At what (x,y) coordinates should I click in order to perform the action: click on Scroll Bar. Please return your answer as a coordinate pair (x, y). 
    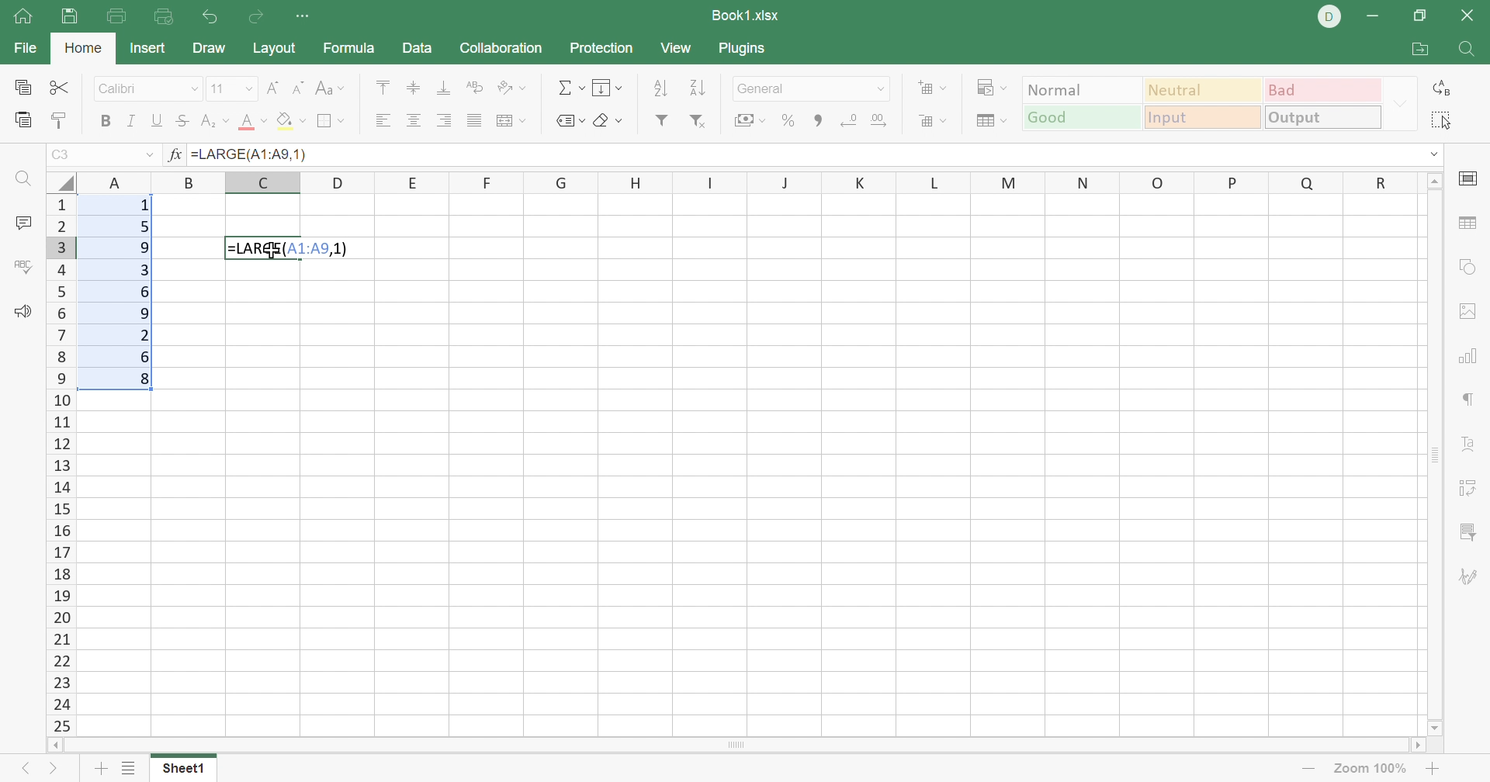
    Looking at the image, I should click on (1436, 455).